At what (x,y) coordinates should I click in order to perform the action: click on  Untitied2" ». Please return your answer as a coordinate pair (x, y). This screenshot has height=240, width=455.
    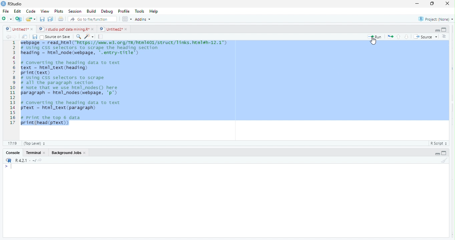
    Looking at the image, I should click on (112, 29).